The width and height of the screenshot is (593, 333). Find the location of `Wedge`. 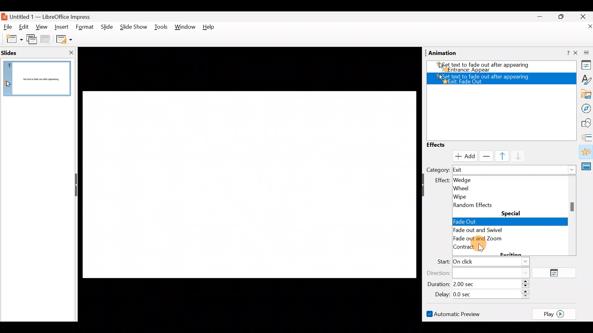

Wedge is located at coordinates (469, 179).